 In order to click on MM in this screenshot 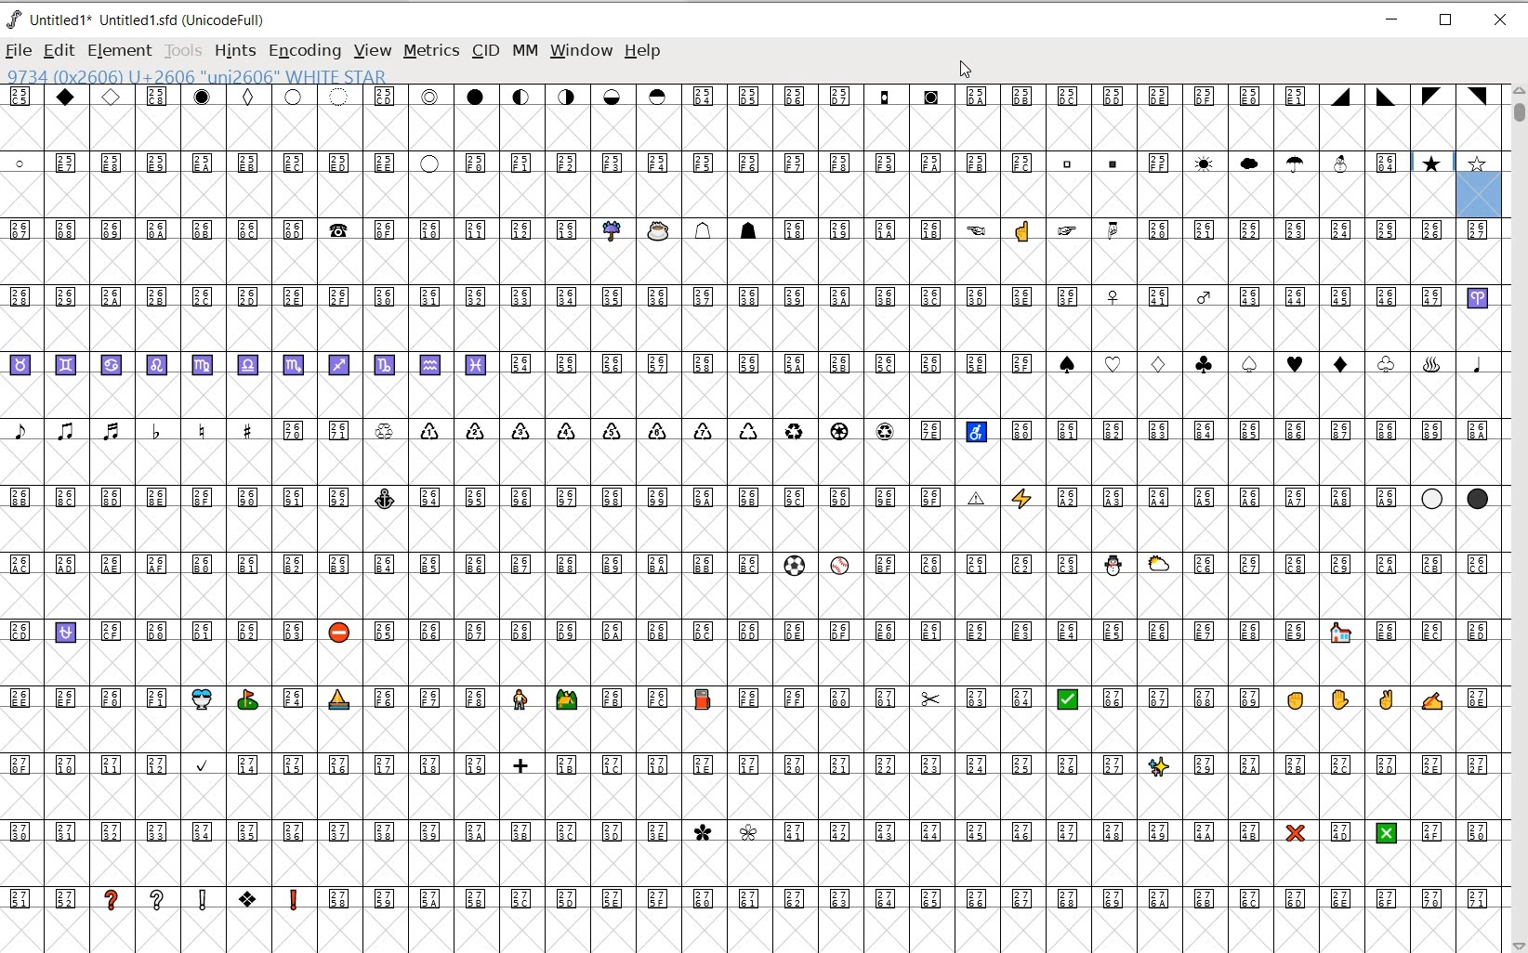, I will do `click(522, 49)`.